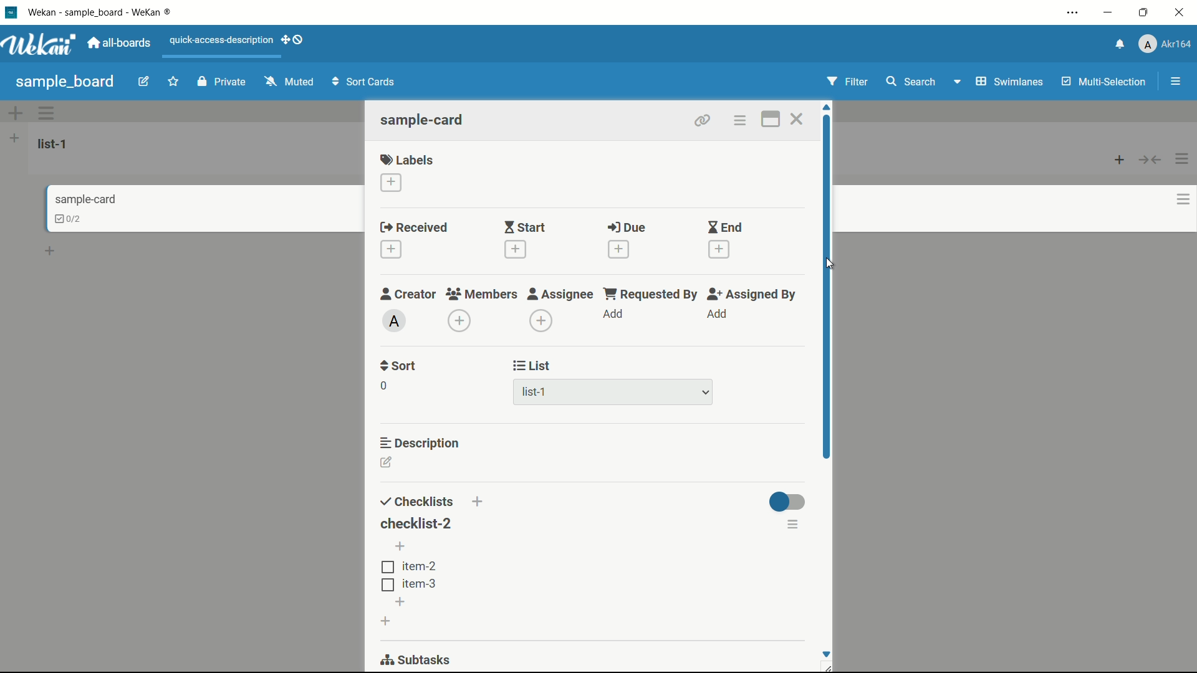 The height and width of the screenshot is (673, 1197). What do you see at coordinates (1009, 81) in the screenshot?
I see `swimlanes` at bounding box center [1009, 81].